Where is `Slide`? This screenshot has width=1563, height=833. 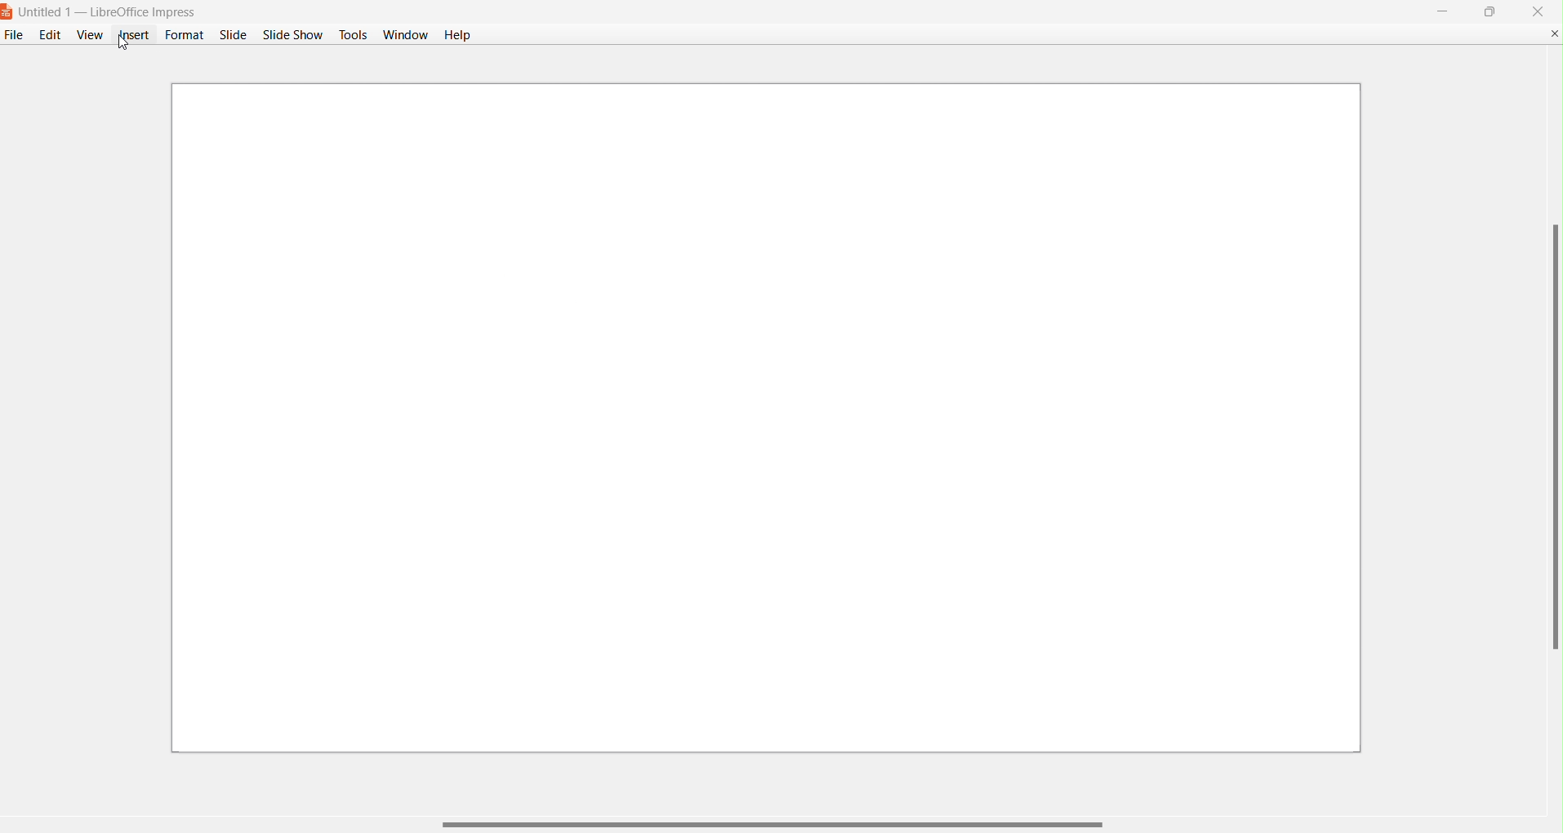
Slide is located at coordinates (234, 35).